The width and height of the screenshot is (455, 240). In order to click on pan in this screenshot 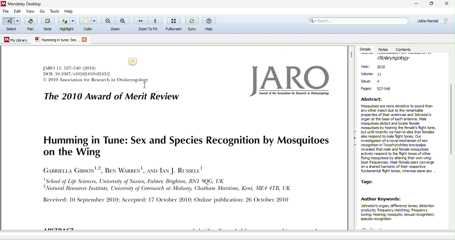, I will do `click(30, 25)`.